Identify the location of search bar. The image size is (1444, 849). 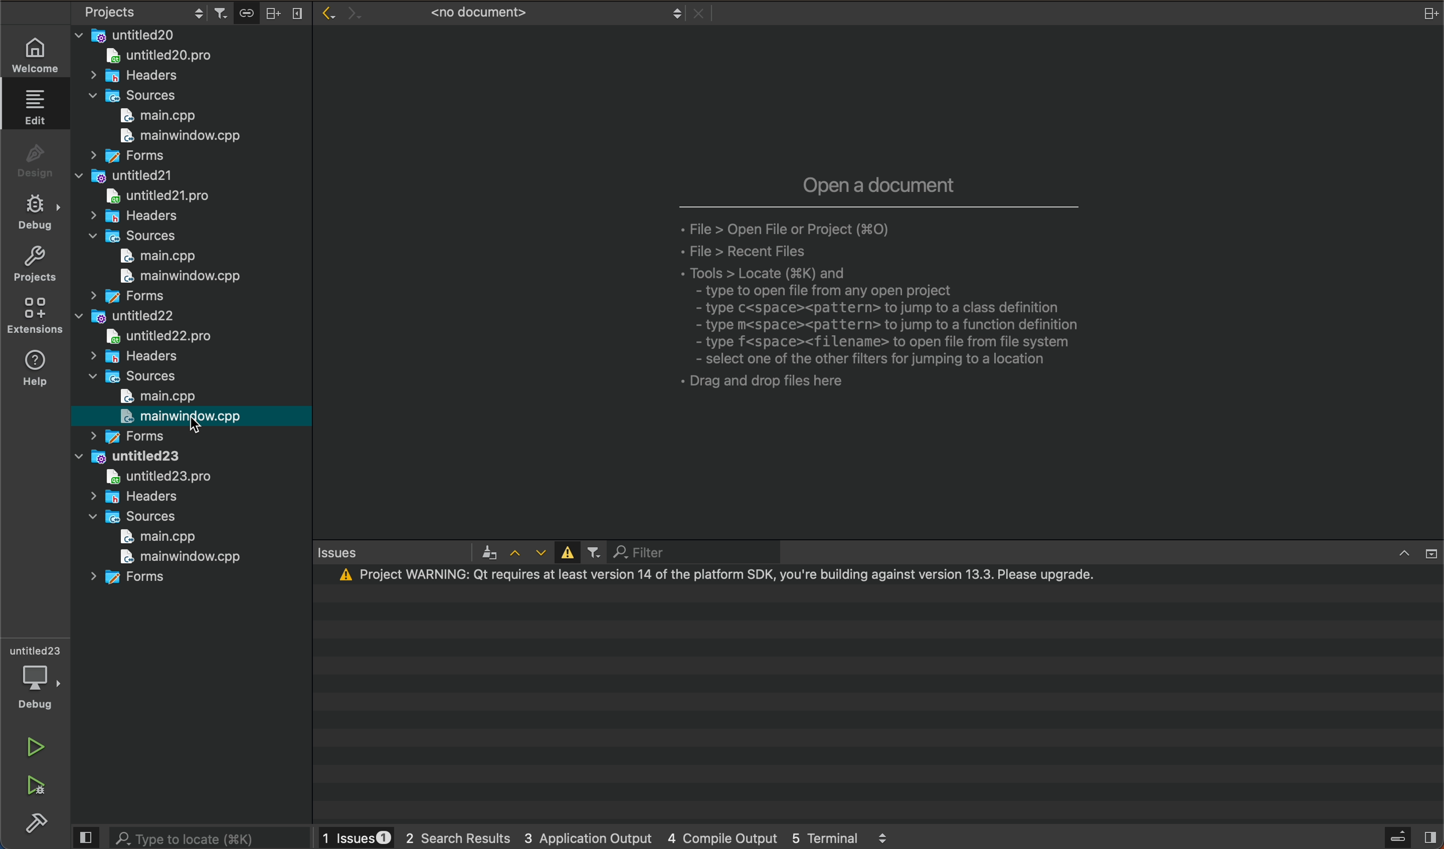
(210, 837).